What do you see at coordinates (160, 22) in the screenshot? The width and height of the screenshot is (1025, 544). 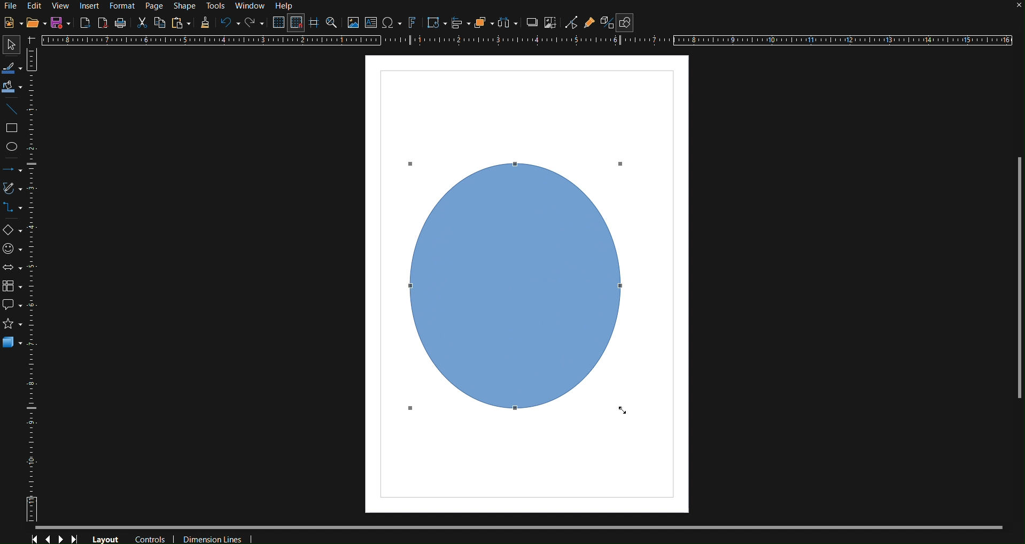 I see `Copy` at bounding box center [160, 22].